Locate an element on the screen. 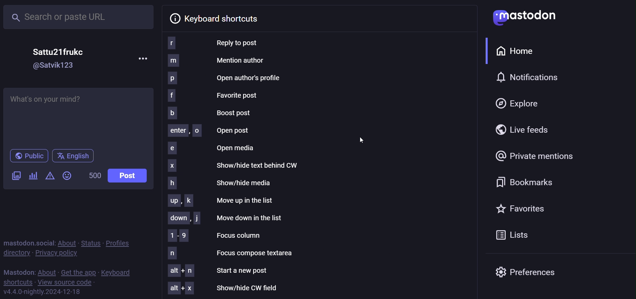 Image resolution: width=636 pixels, height=299 pixels. content warning is located at coordinates (50, 175).